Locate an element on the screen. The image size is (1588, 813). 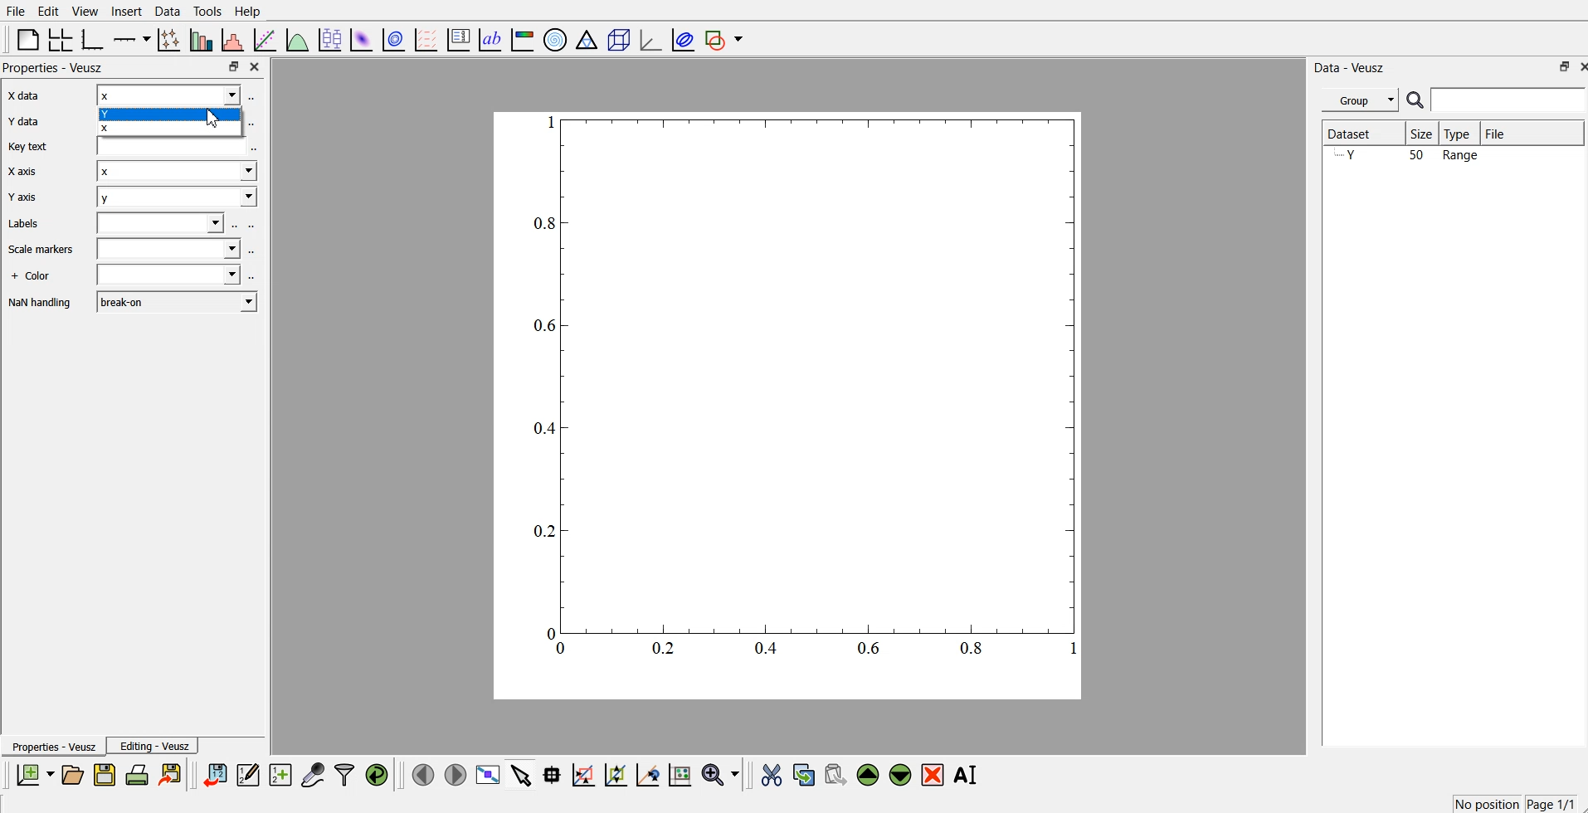
zoom functions is located at coordinates (721, 774).